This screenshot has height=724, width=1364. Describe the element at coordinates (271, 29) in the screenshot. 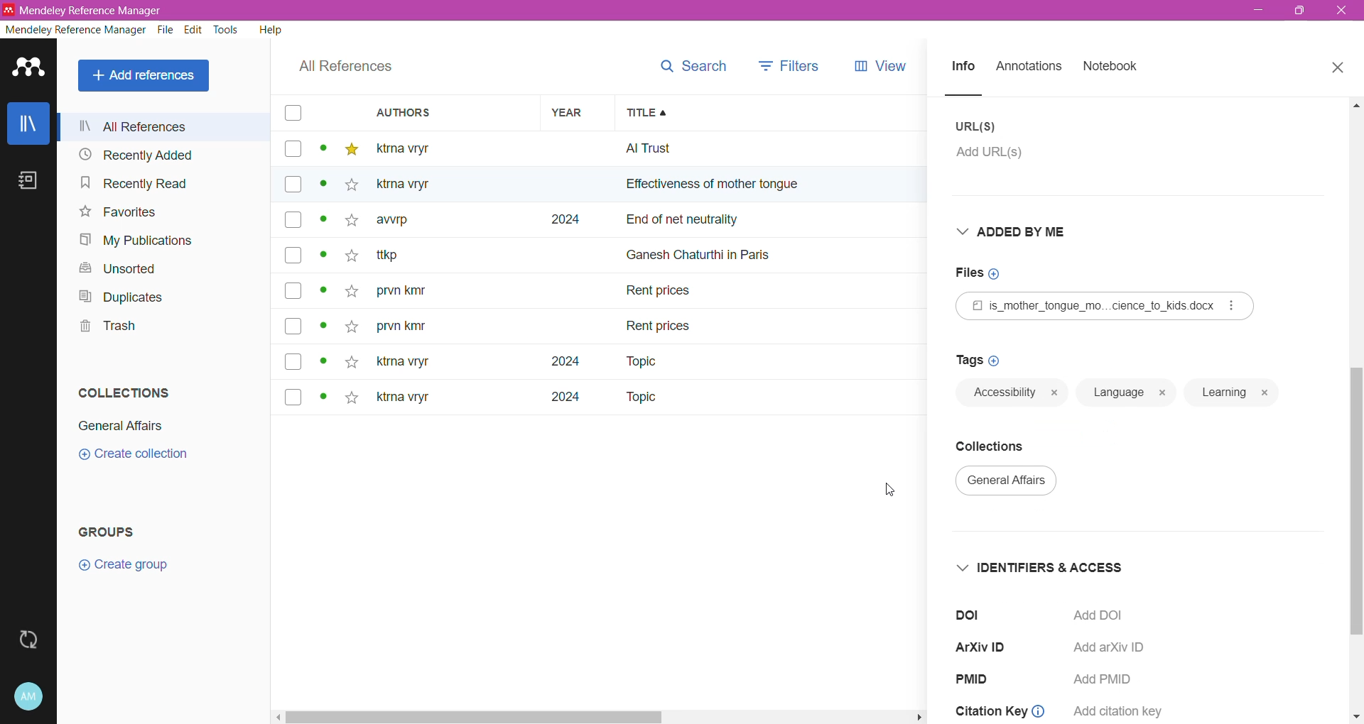

I see `Help` at that location.